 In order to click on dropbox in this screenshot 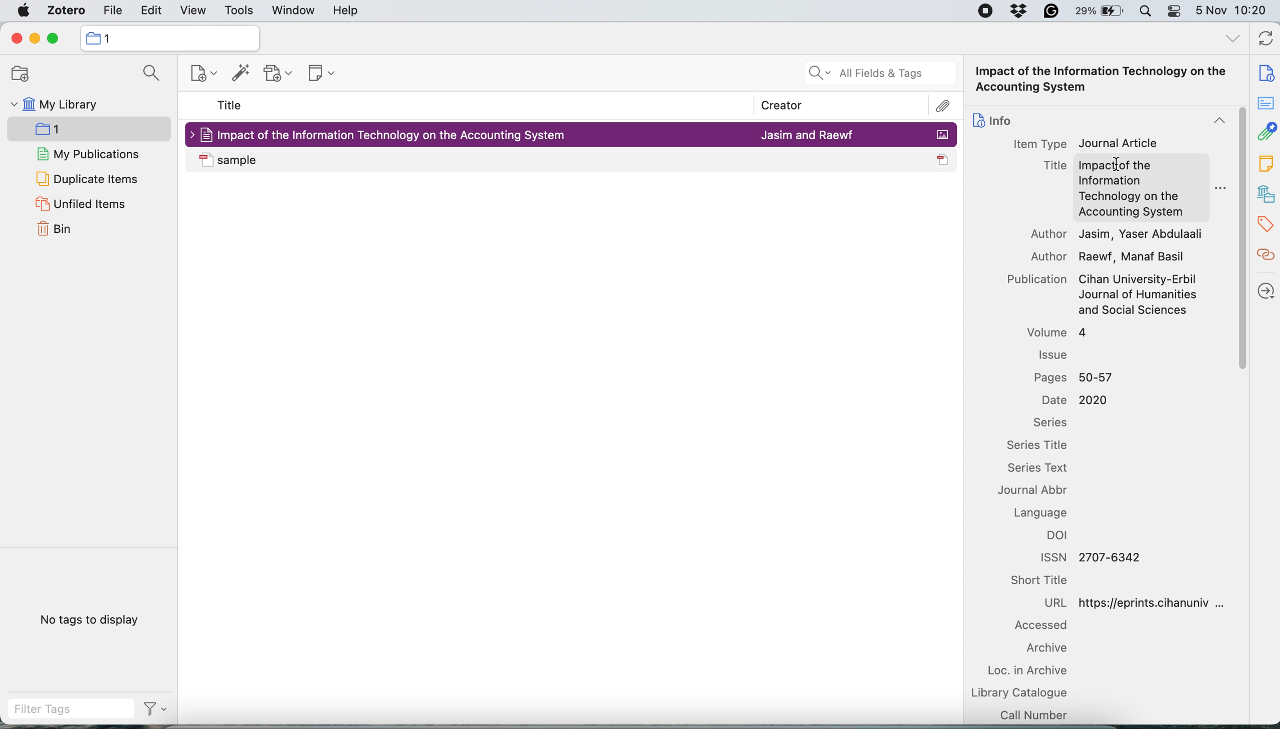, I will do `click(1019, 12)`.